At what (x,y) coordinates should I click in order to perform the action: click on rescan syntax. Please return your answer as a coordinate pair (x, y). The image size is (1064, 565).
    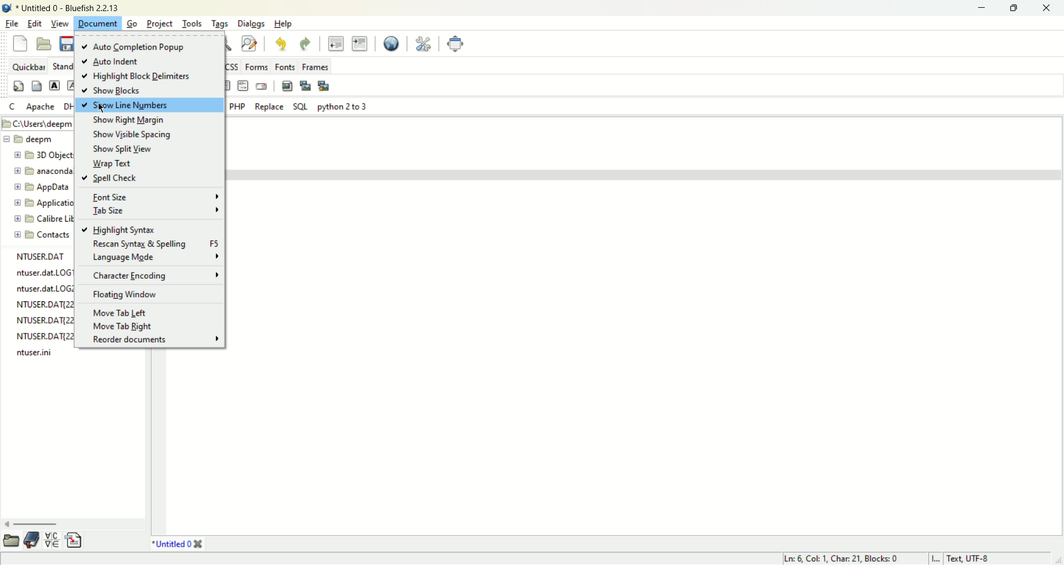
    Looking at the image, I should click on (155, 244).